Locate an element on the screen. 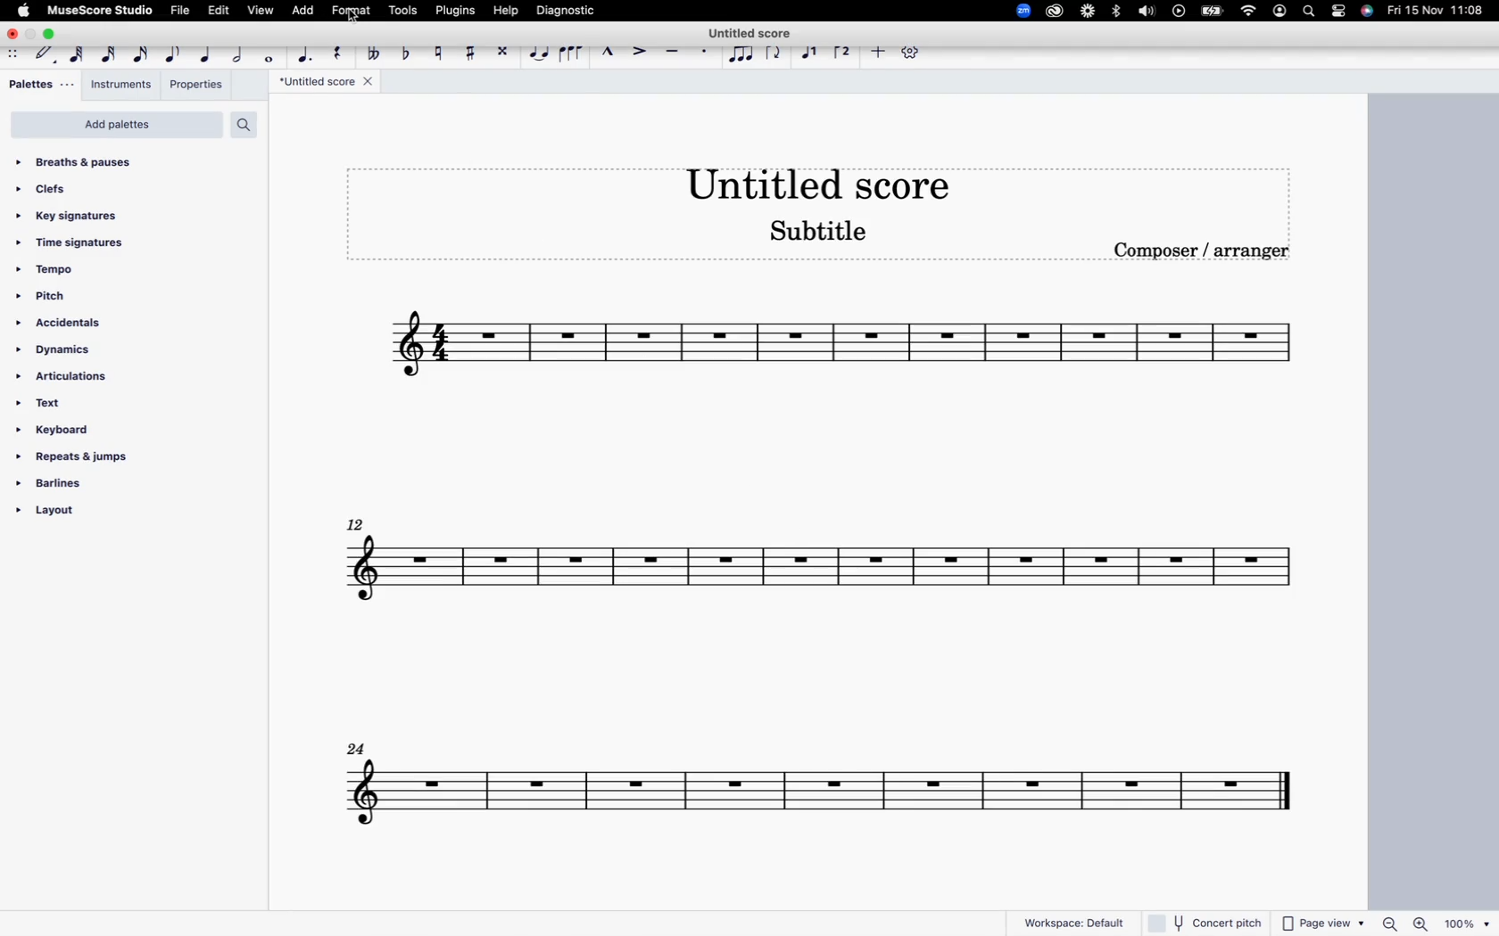 The height and width of the screenshot is (936, 1499). minimize is located at coordinates (31, 34).